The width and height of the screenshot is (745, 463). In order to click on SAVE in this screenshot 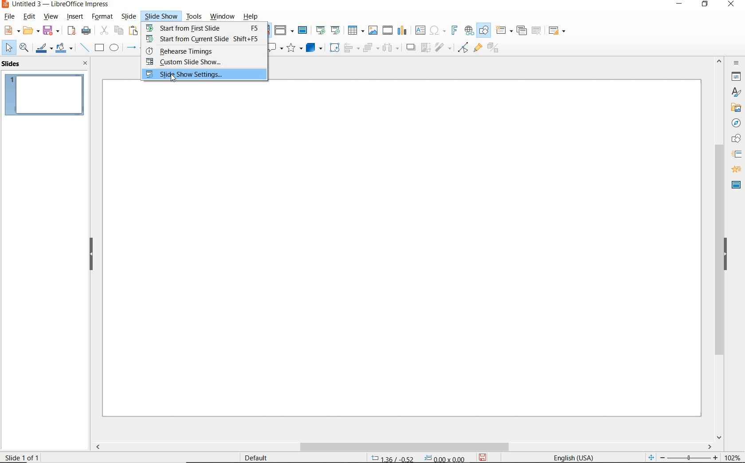, I will do `click(52, 30)`.